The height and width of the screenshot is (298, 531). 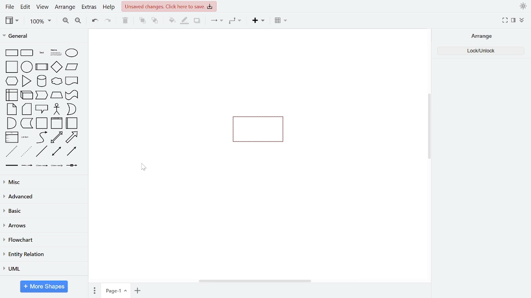 What do you see at coordinates (89, 8) in the screenshot?
I see `extras` at bounding box center [89, 8].